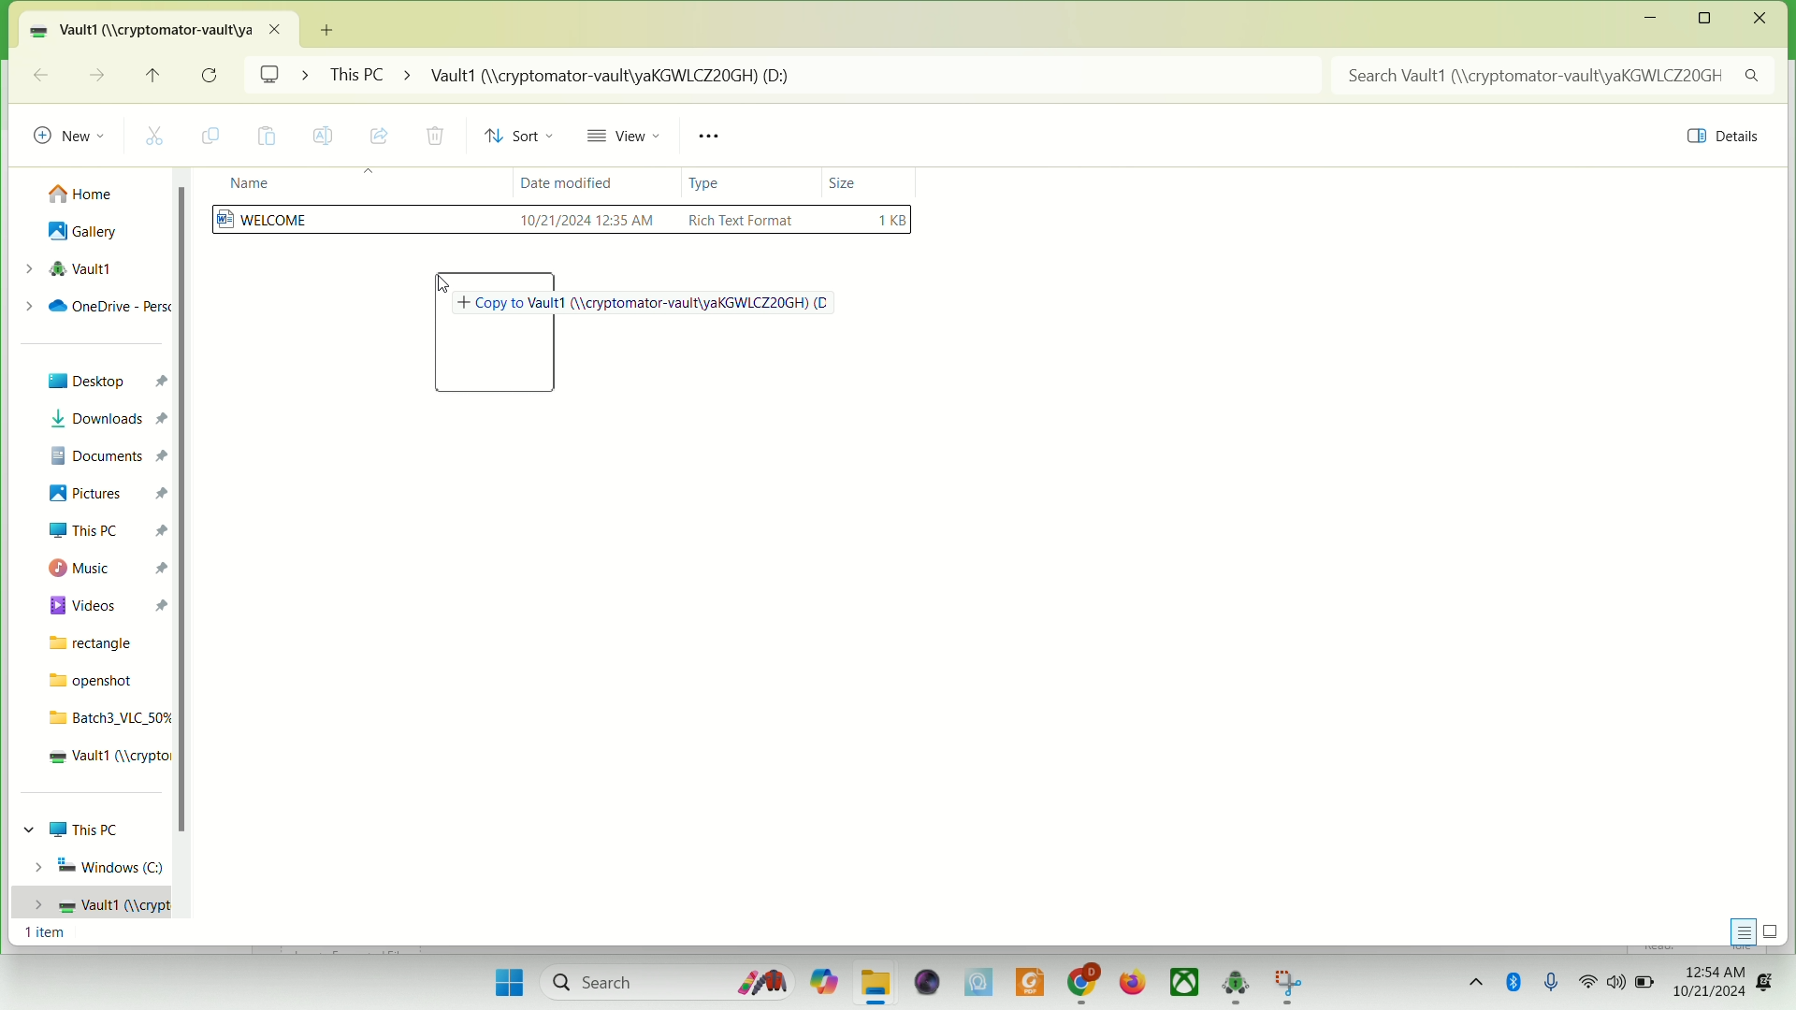 The image size is (1796, 1010). What do you see at coordinates (818, 982) in the screenshot?
I see `copilet` at bounding box center [818, 982].